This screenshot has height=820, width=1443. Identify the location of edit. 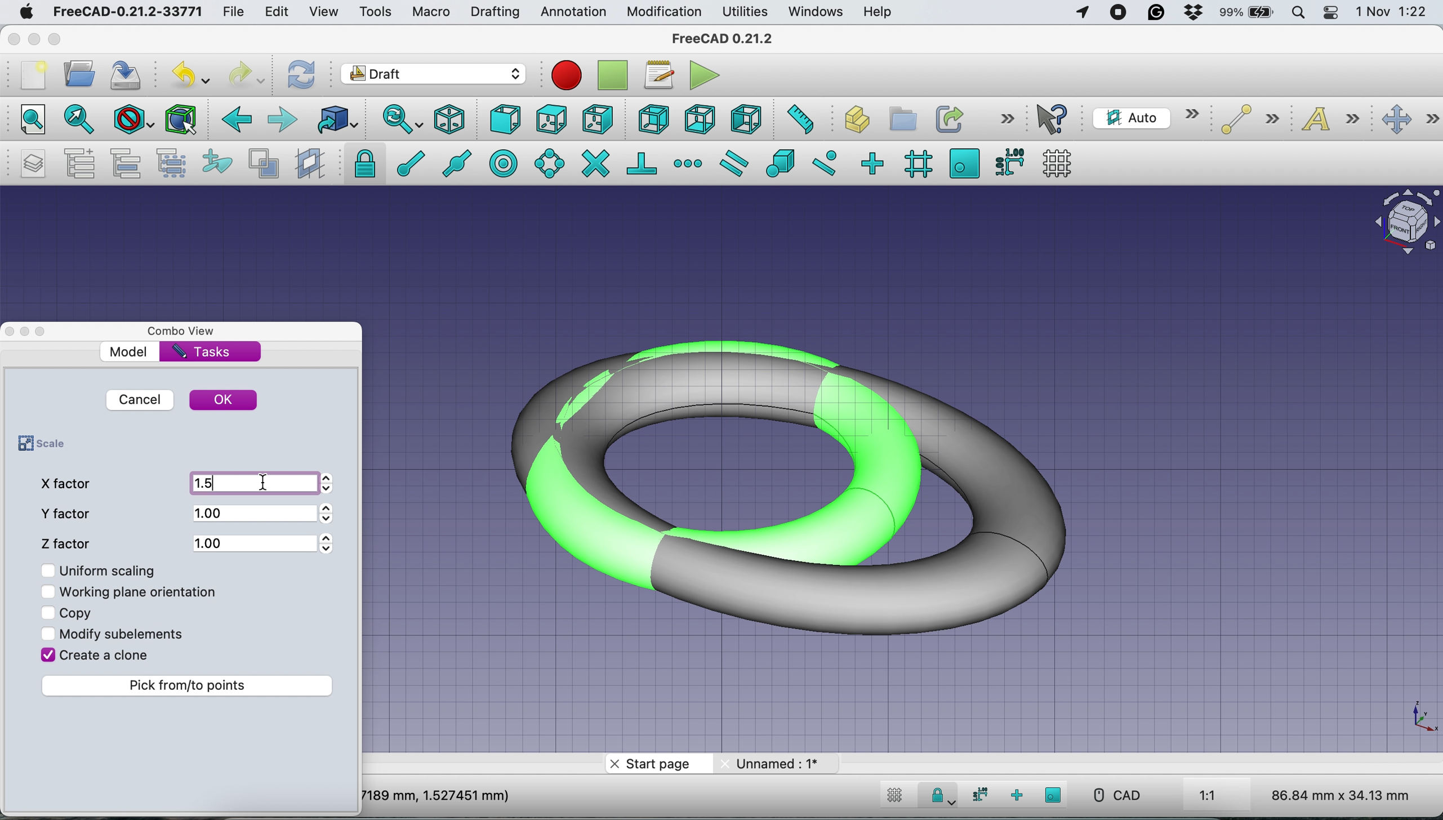
(279, 12).